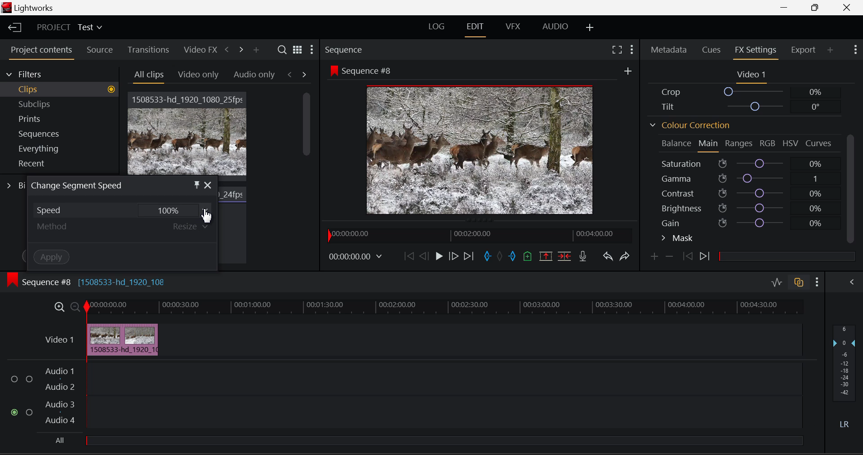 This screenshot has height=455, width=863. Describe the element at coordinates (124, 282) in the screenshot. I see `[1508533-hd_1920_108` at that location.